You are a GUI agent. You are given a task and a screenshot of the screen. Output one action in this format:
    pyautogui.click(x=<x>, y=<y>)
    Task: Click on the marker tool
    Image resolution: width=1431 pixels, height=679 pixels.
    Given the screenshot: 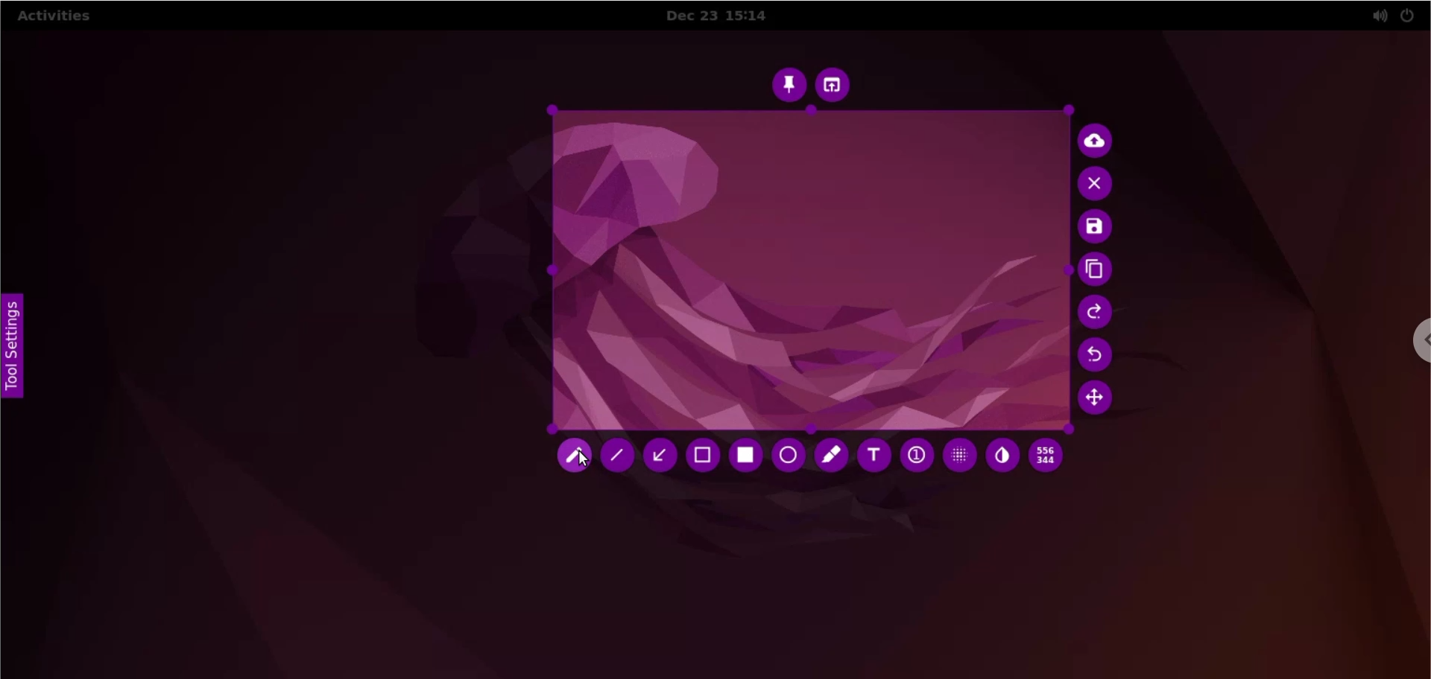 What is the action you would take?
    pyautogui.click(x=831, y=456)
    